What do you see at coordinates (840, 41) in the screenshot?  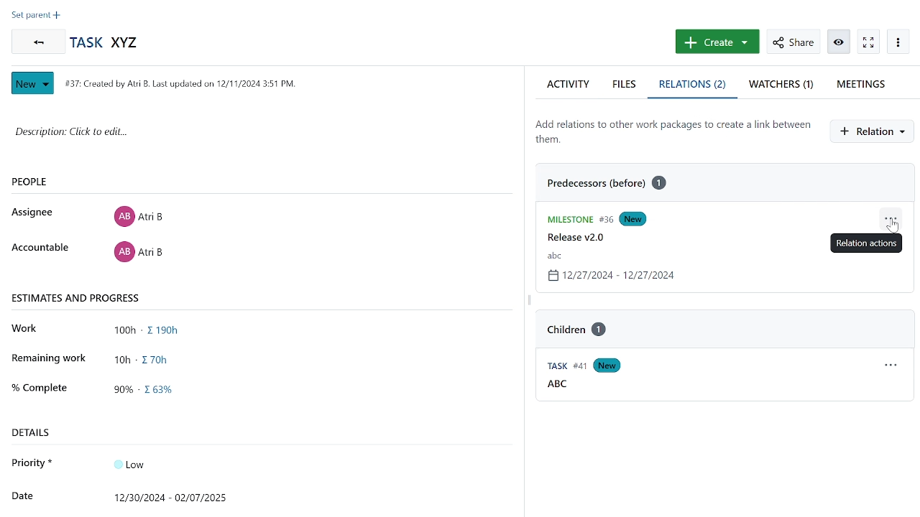 I see `activate zen mode` at bounding box center [840, 41].